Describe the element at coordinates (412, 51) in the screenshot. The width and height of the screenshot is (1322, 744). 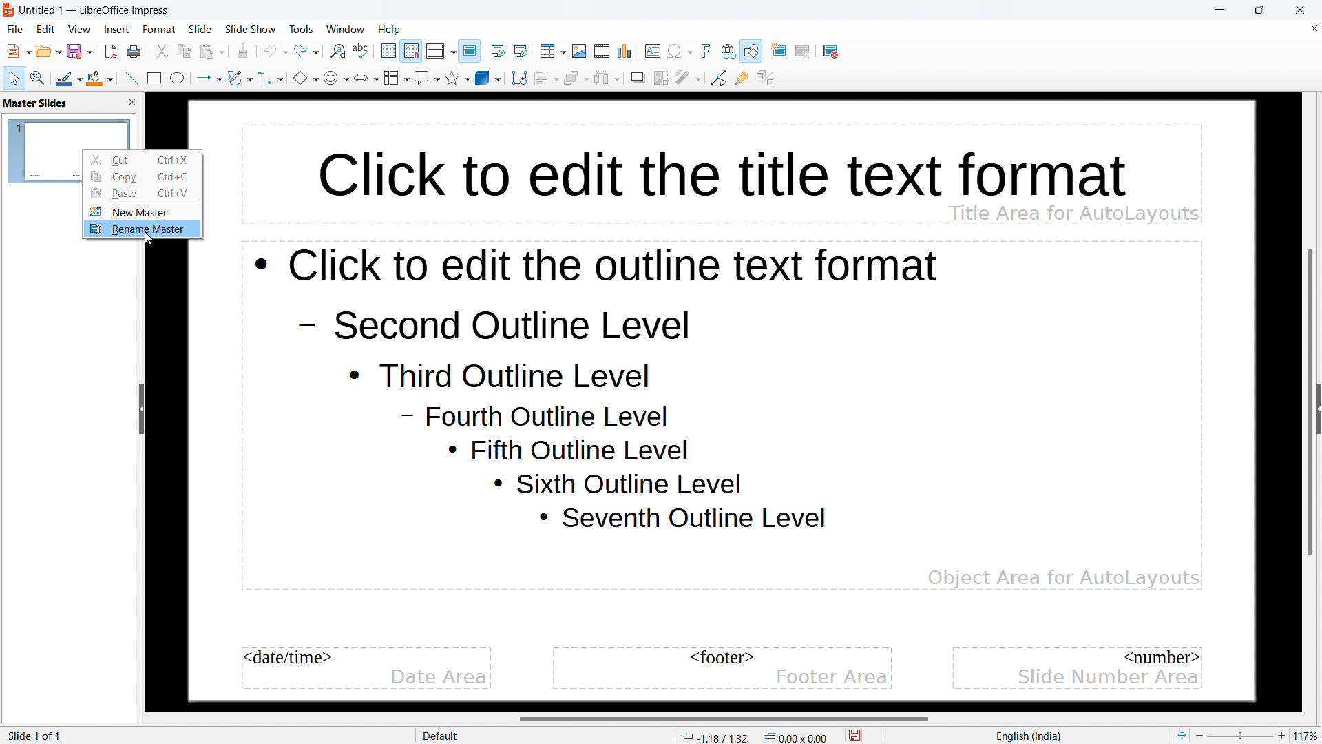
I see `snap to grid` at that location.